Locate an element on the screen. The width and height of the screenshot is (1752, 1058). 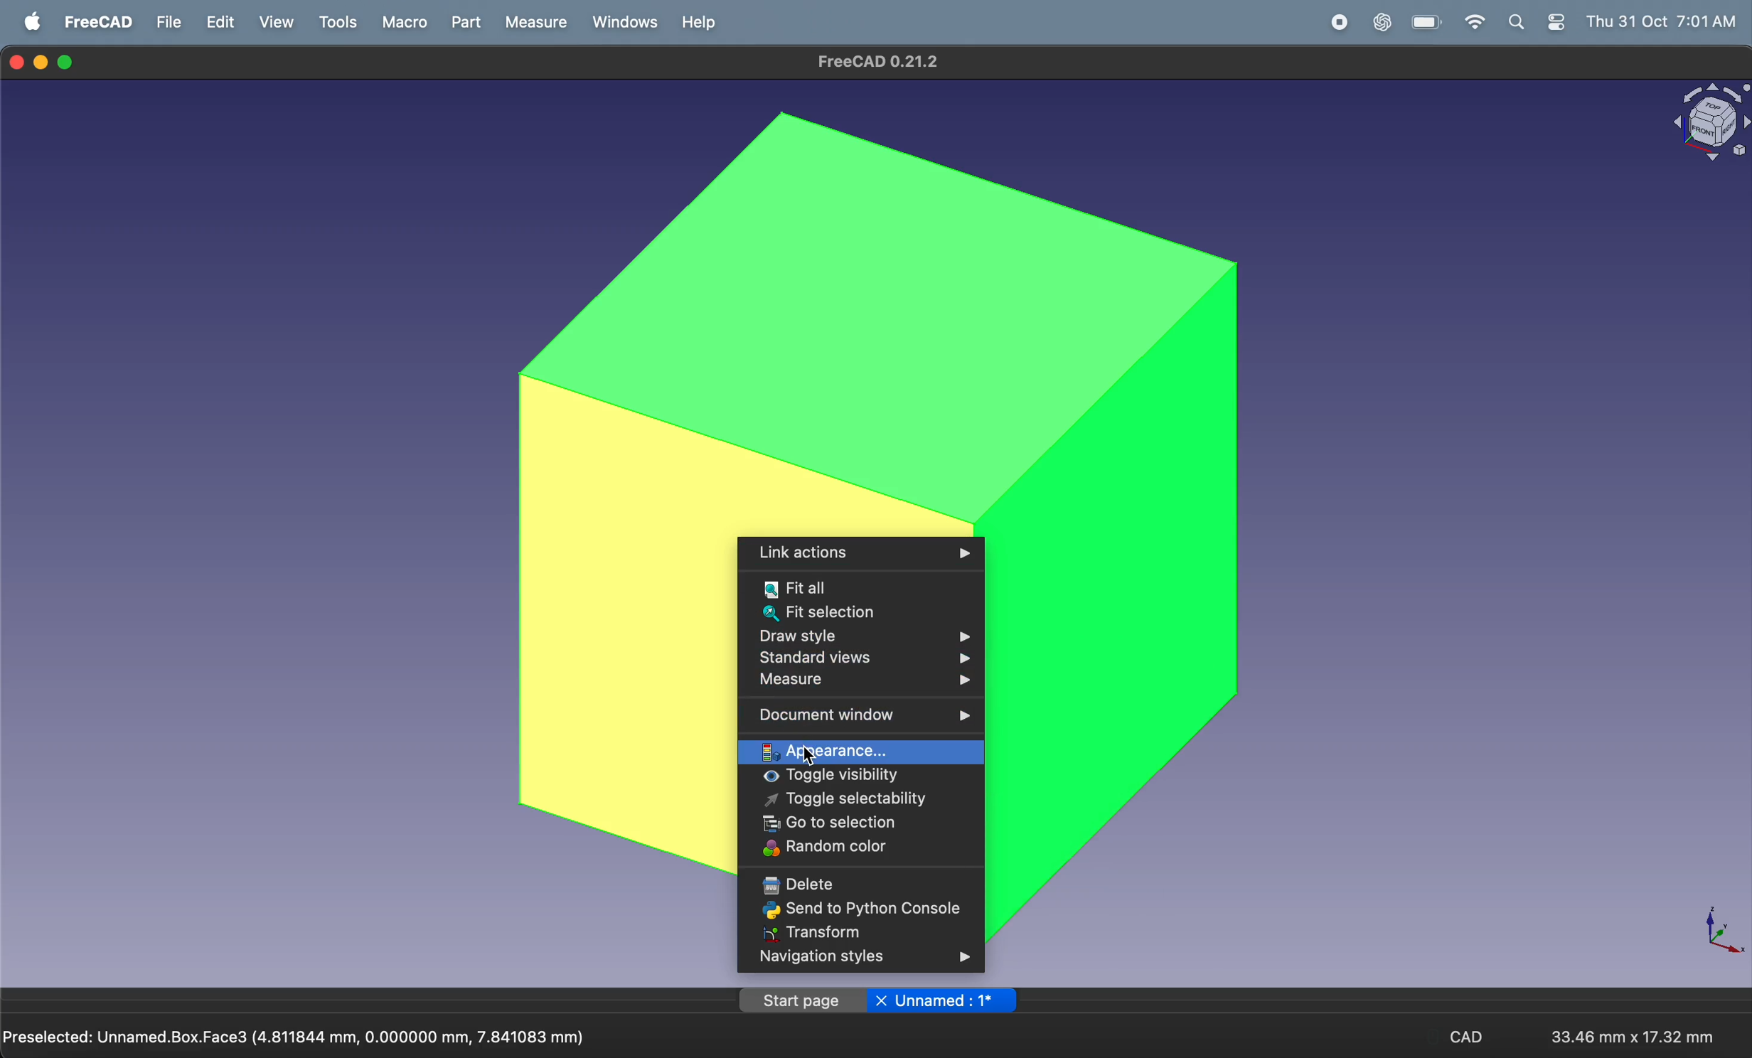
measure is located at coordinates (862, 683).